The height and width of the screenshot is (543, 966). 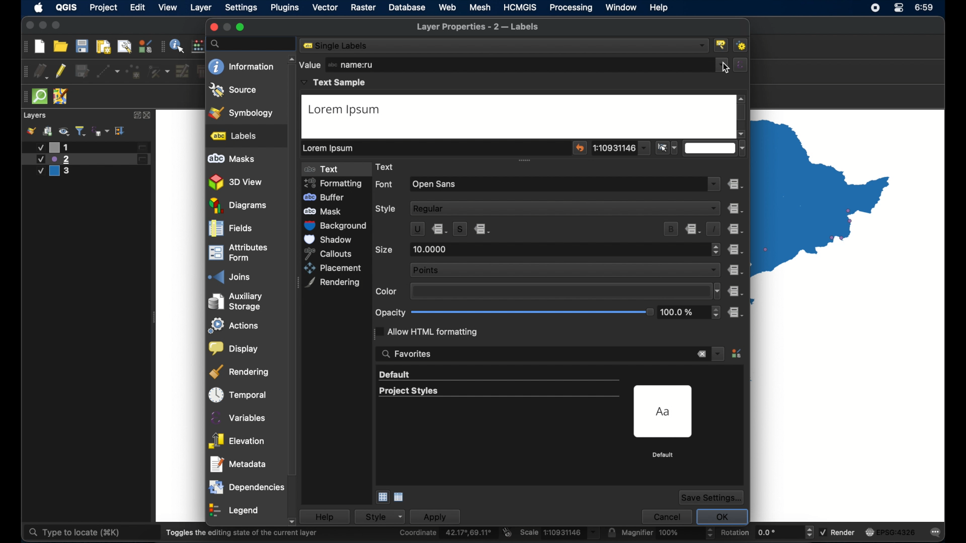 What do you see at coordinates (178, 45) in the screenshot?
I see `identify feature` at bounding box center [178, 45].